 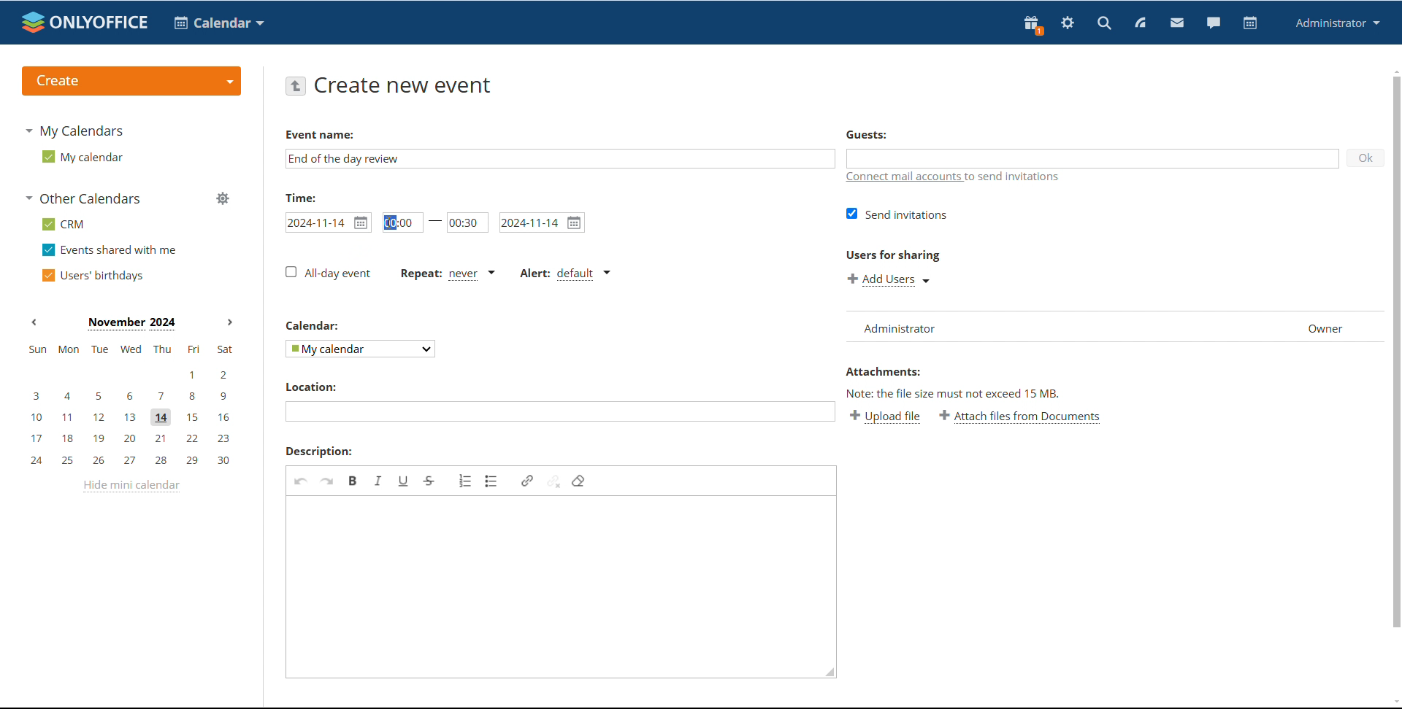 I want to click on insert/remove bulleted list, so click(x=492, y=481).